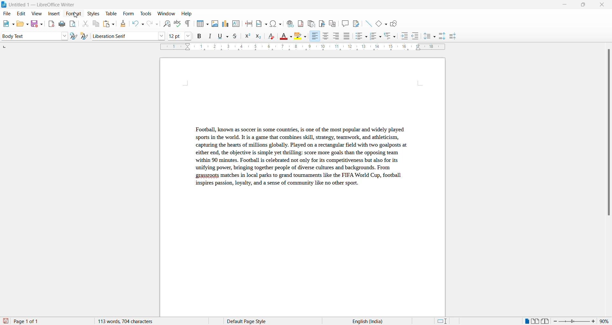 Image resolution: width=612 pixels, height=325 pixels. Describe the element at coordinates (22, 14) in the screenshot. I see `edit` at that location.